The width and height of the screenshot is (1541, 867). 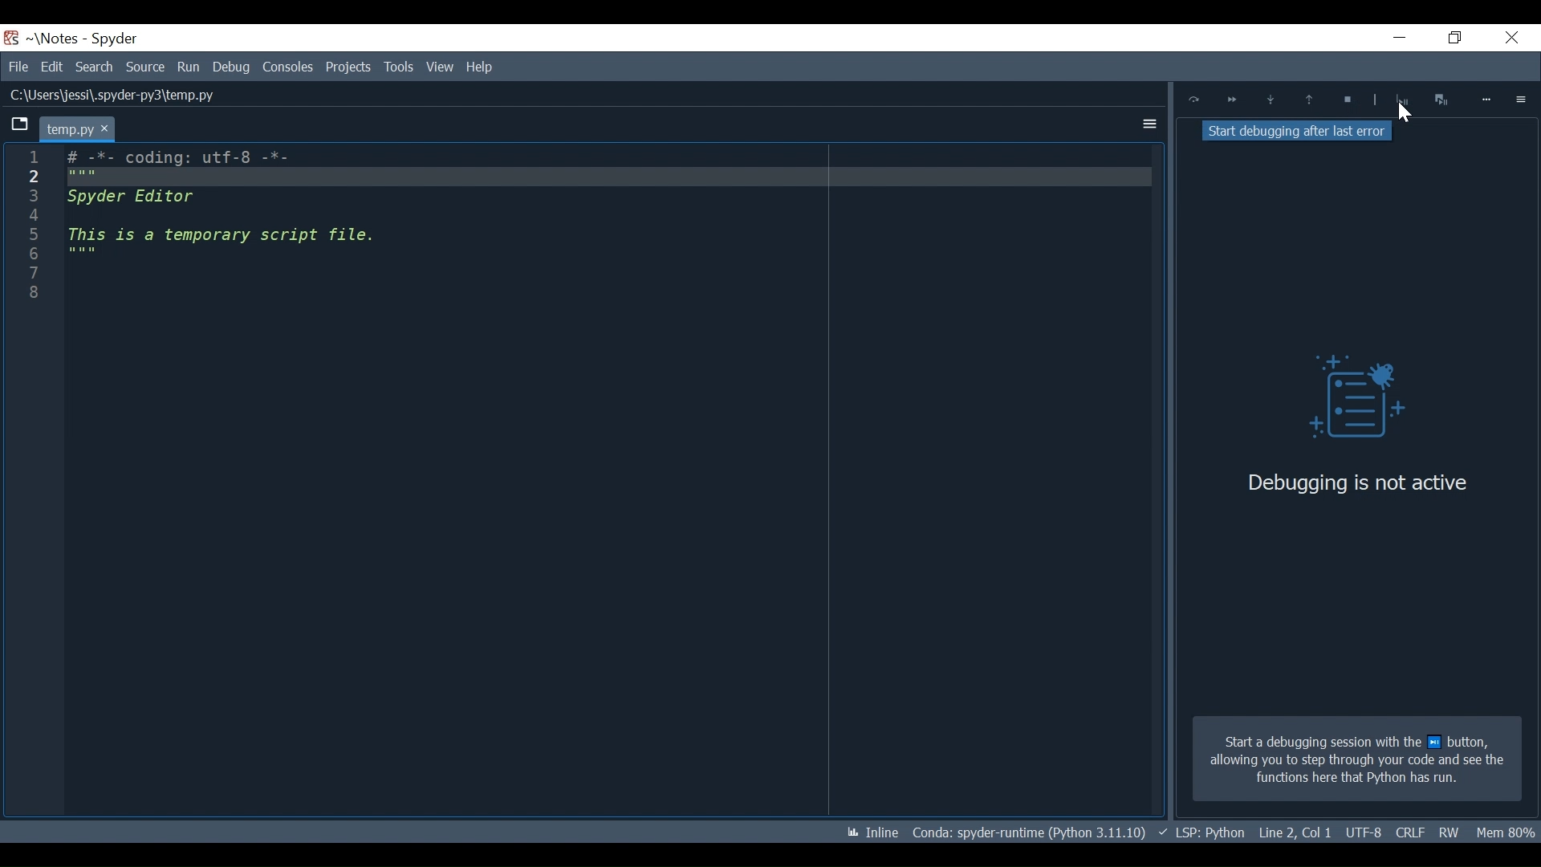 I want to click on Close, so click(x=1508, y=39).